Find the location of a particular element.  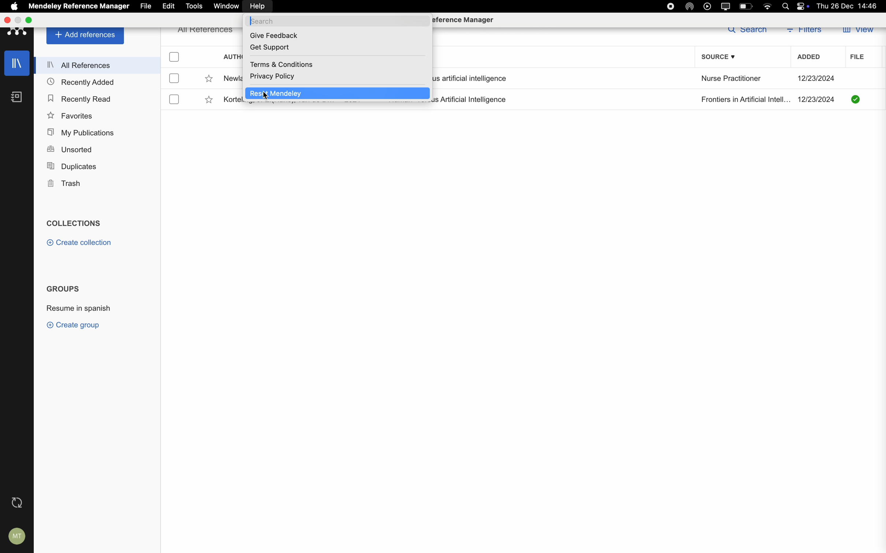

downloaded file is located at coordinates (856, 100).